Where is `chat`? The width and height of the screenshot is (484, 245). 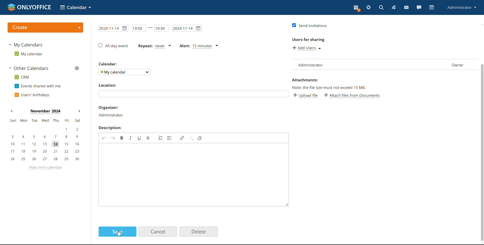
chat is located at coordinates (418, 7).